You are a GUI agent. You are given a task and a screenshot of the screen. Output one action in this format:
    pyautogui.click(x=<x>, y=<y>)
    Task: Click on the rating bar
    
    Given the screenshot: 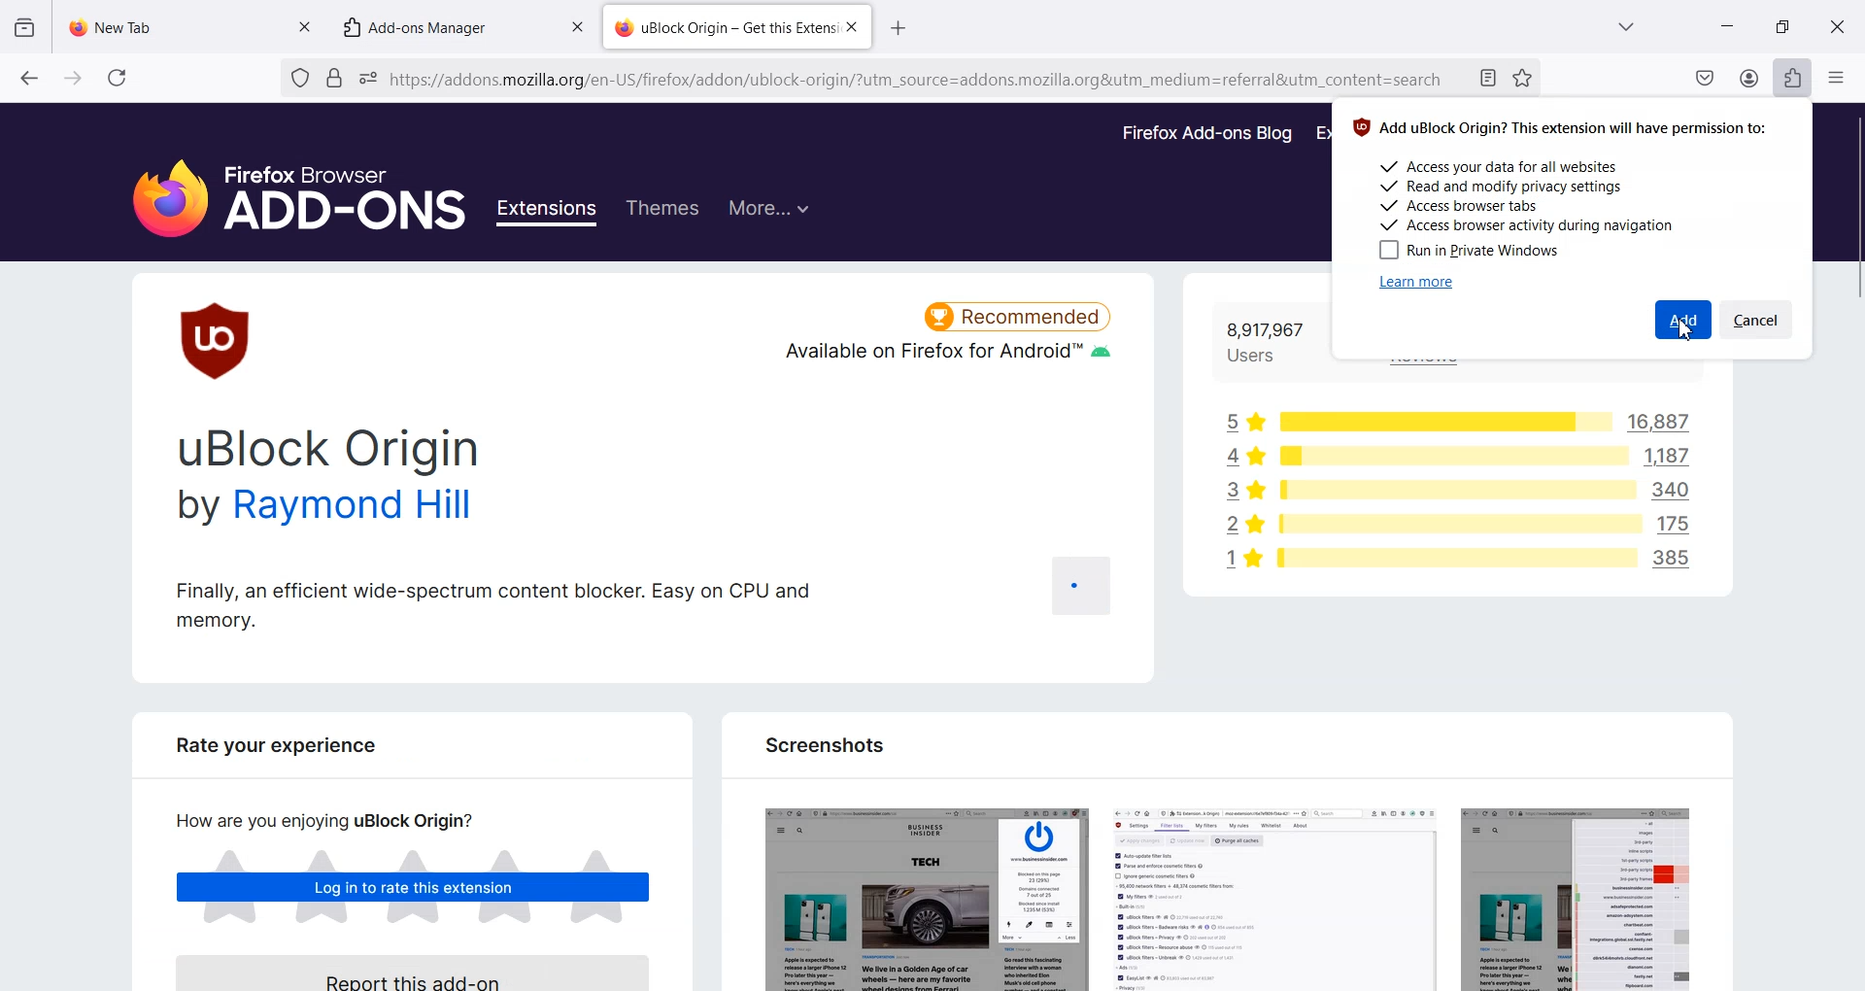 What is the action you would take?
    pyautogui.click(x=1455, y=526)
    